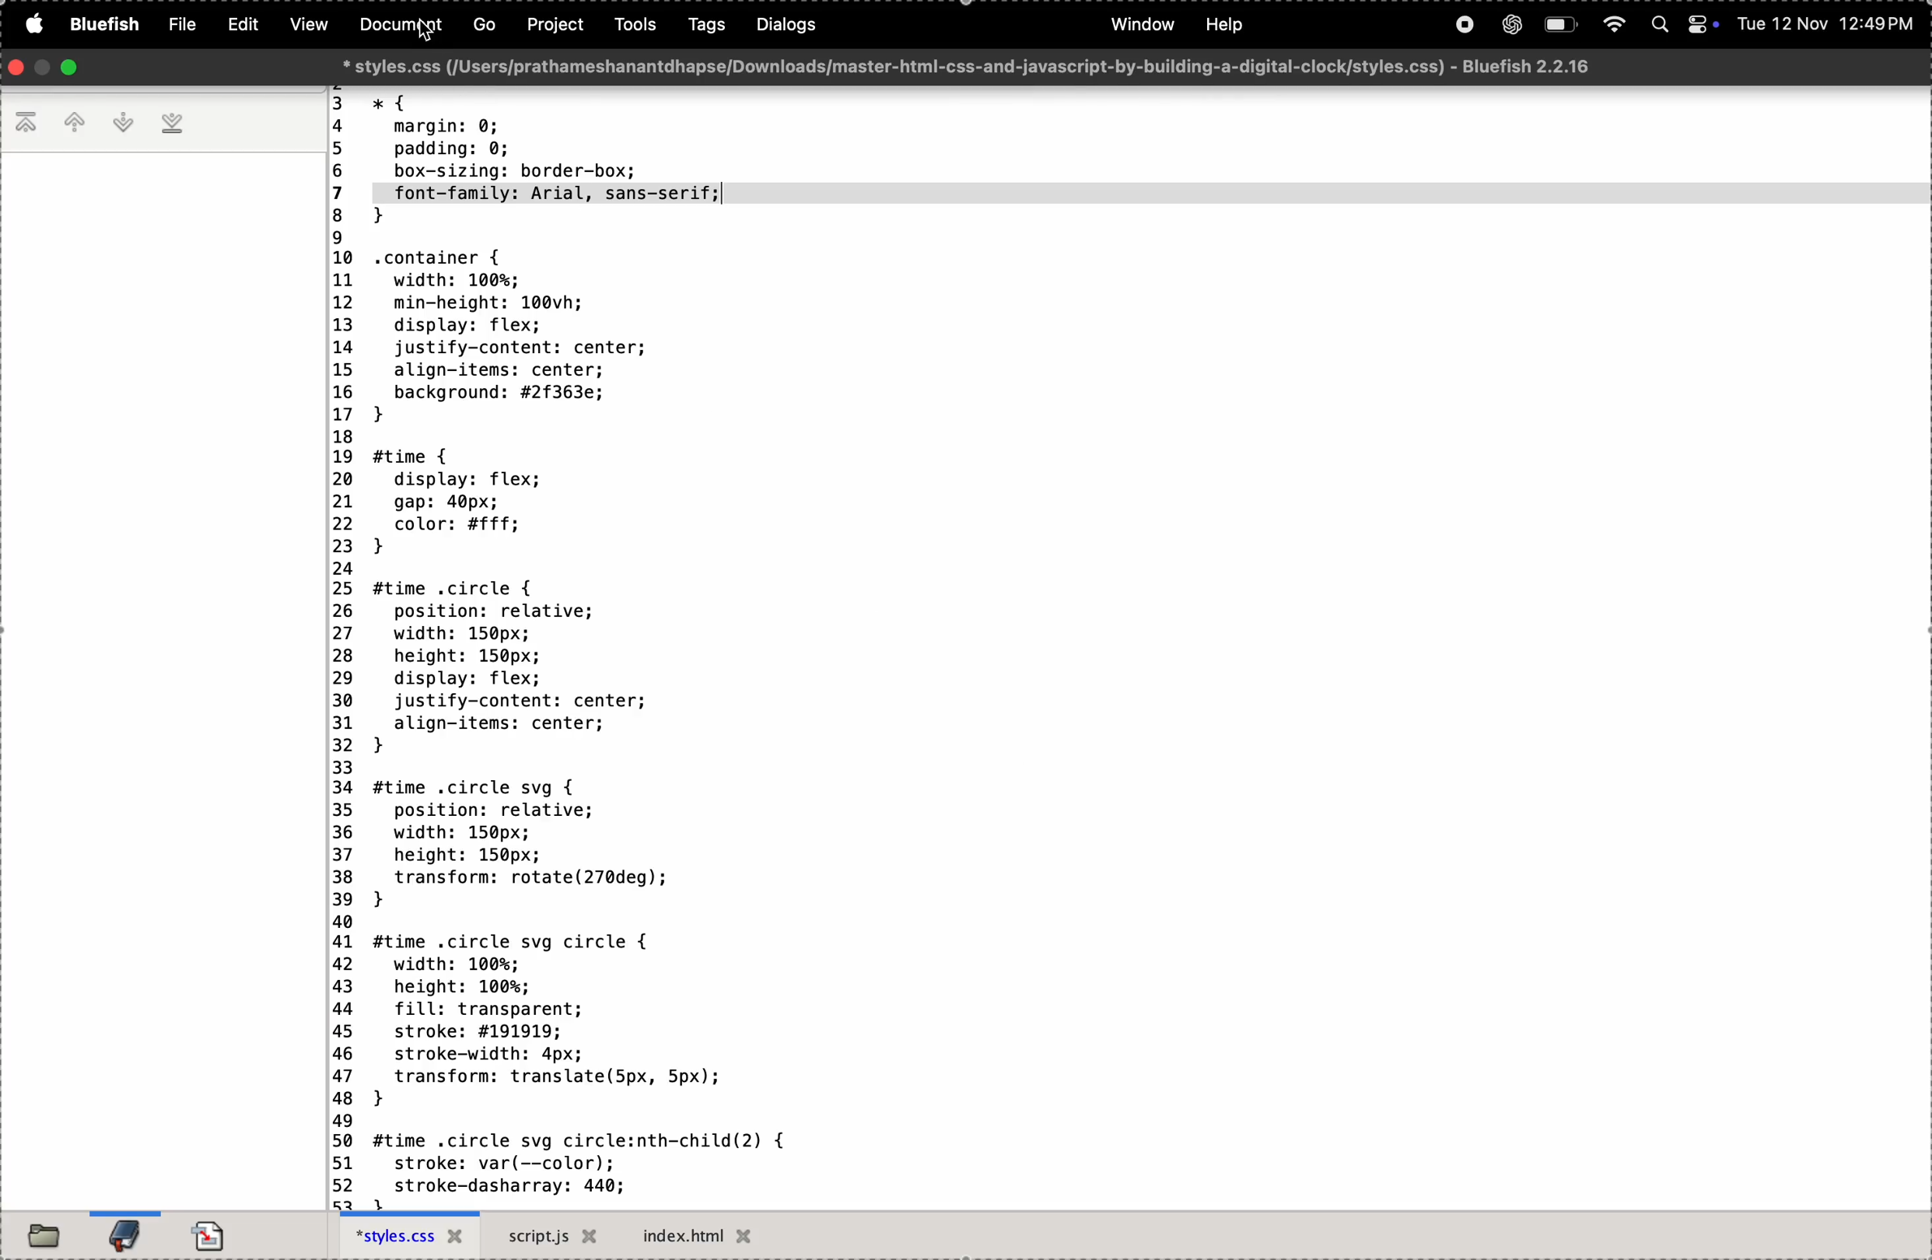 The height and width of the screenshot is (1260, 1932). I want to click on view, so click(309, 24).